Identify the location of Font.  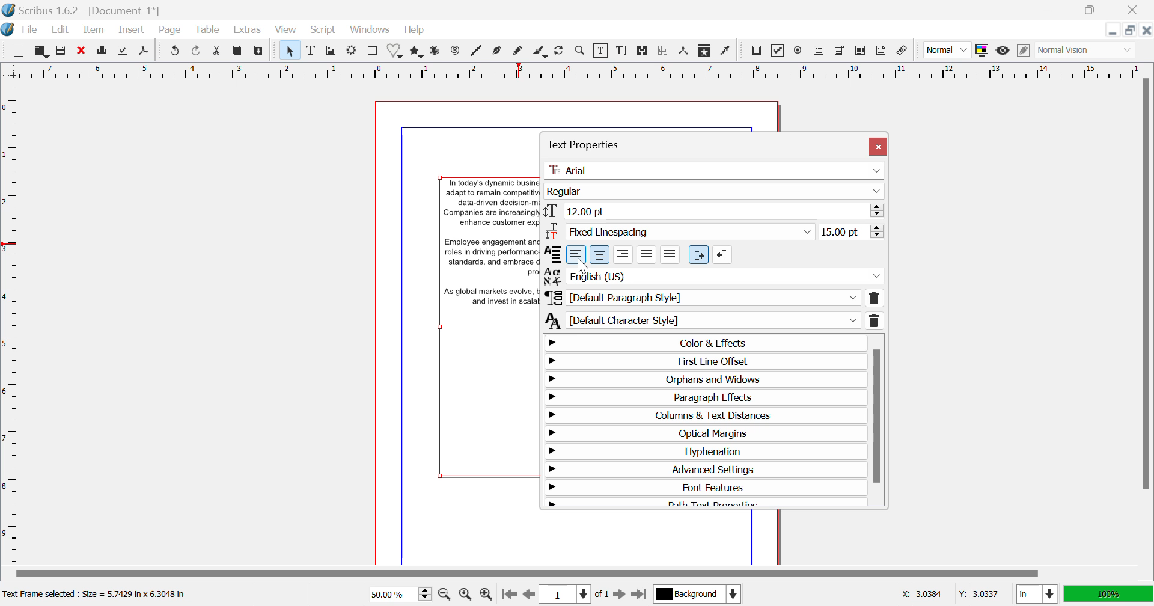
(713, 171).